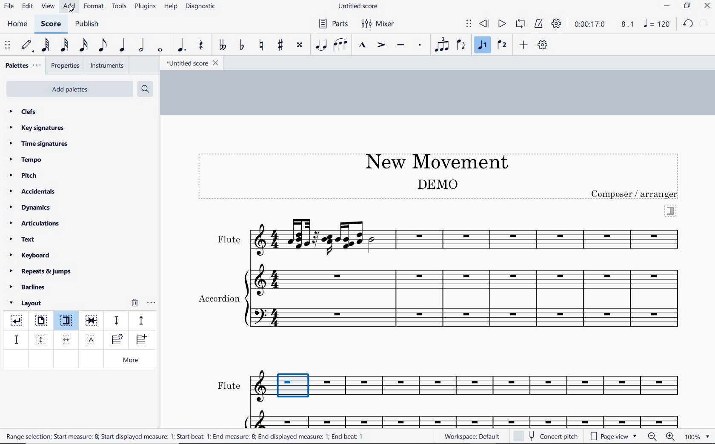 The height and width of the screenshot is (444, 715). I want to click on add, so click(525, 45).